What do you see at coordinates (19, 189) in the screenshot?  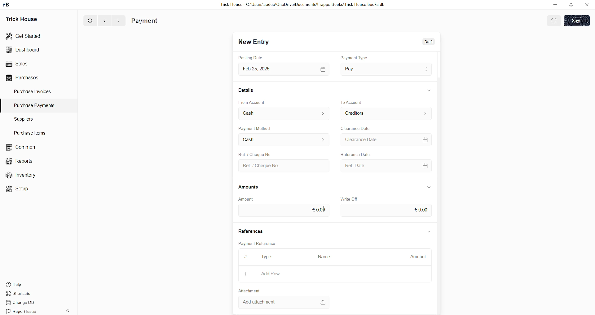 I see `«© Setup` at bounding box center [19, 189].